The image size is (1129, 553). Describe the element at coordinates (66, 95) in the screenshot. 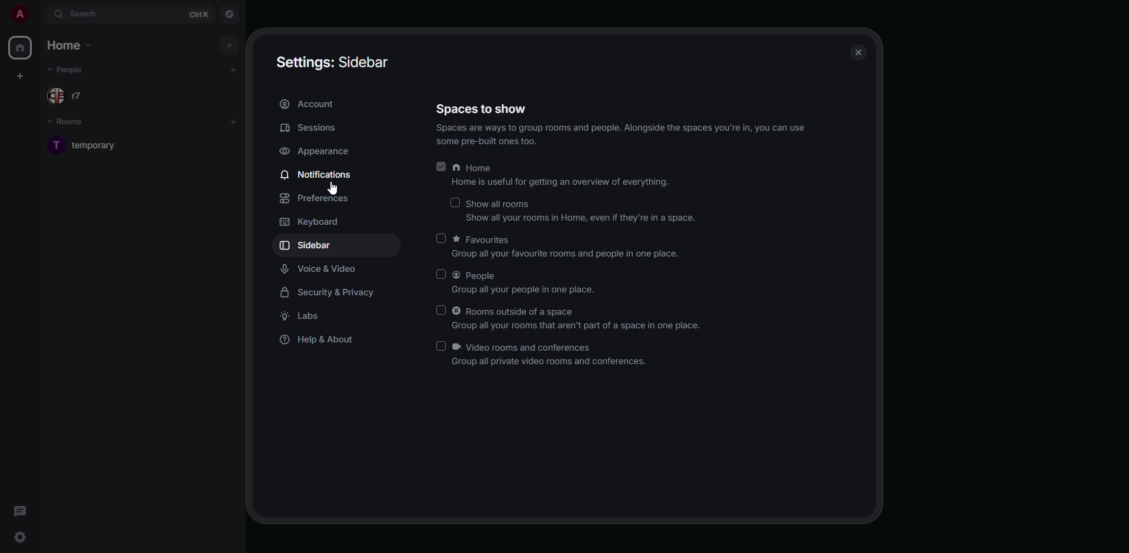

I see `people` at that location.